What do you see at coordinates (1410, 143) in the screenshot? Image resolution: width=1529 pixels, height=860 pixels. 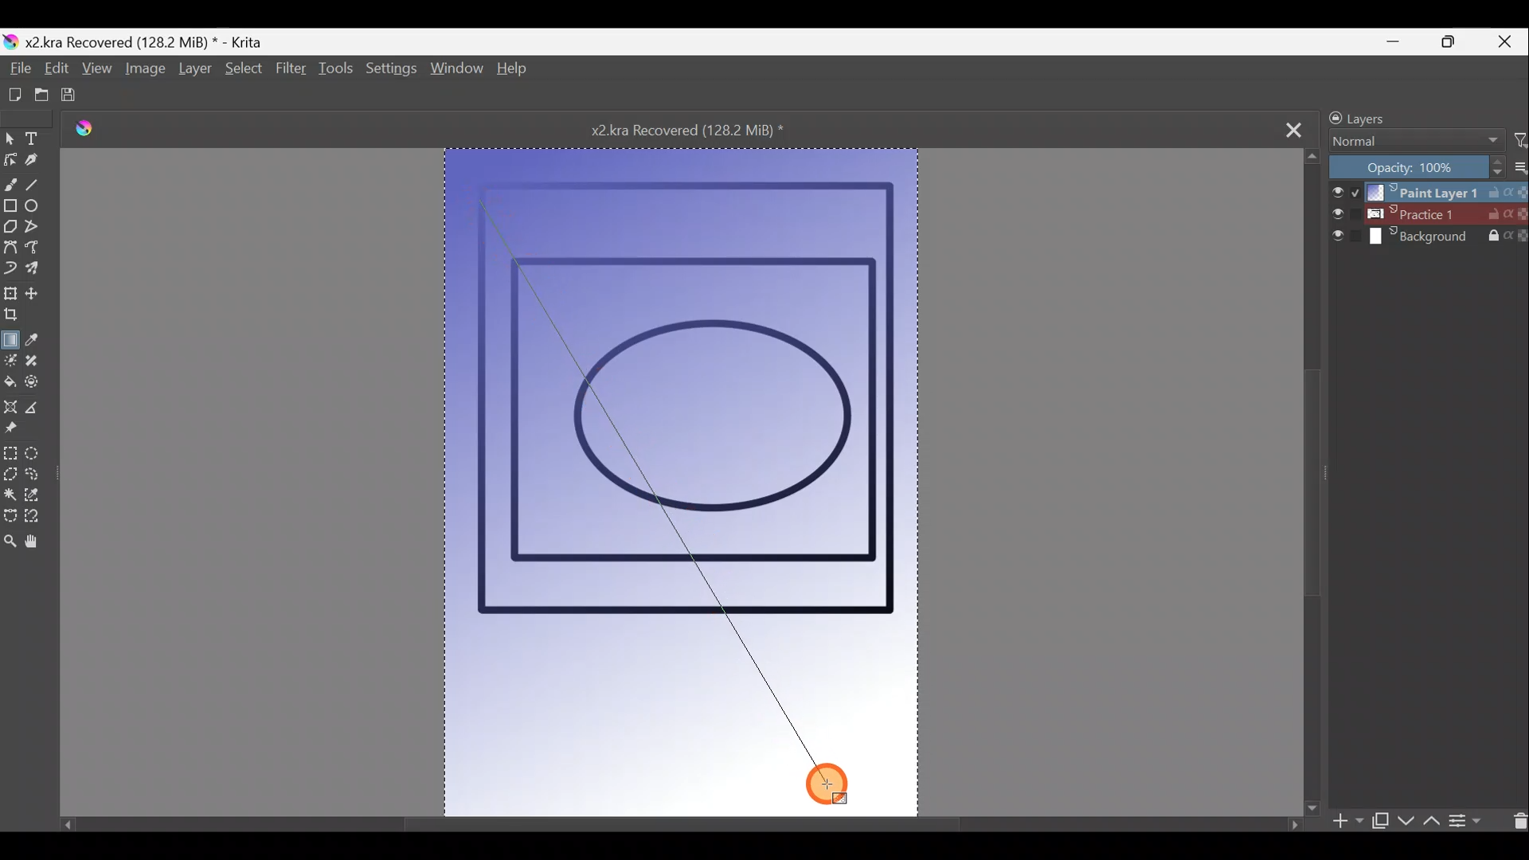 I see `Blending mode` at bounding box center [1410, 143].